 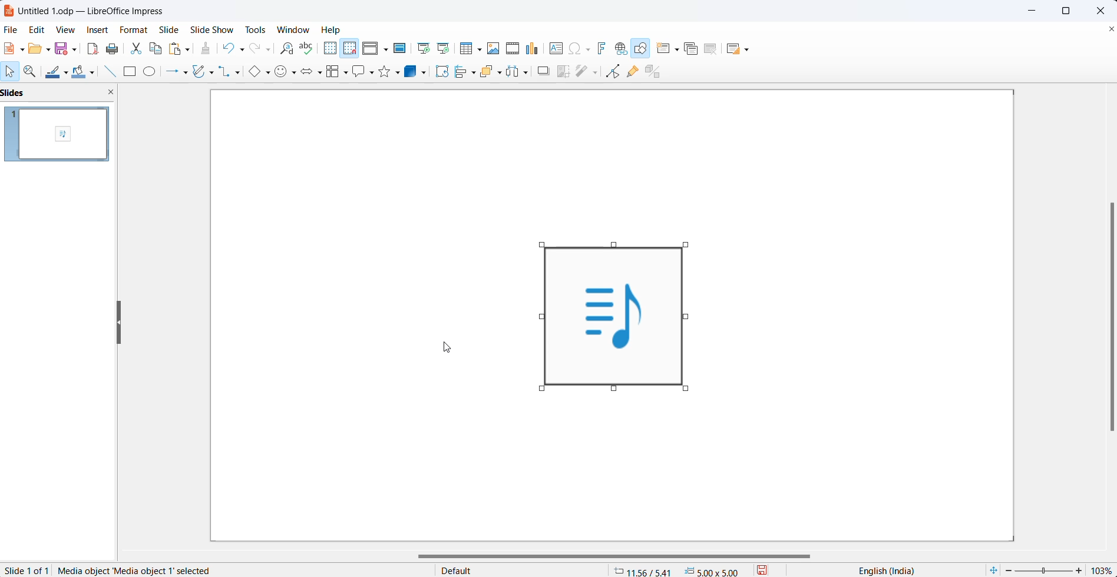 What do you see at coordinates (176, 49) in the screenshot?
I see `paste` at bounding box center [176, 49].